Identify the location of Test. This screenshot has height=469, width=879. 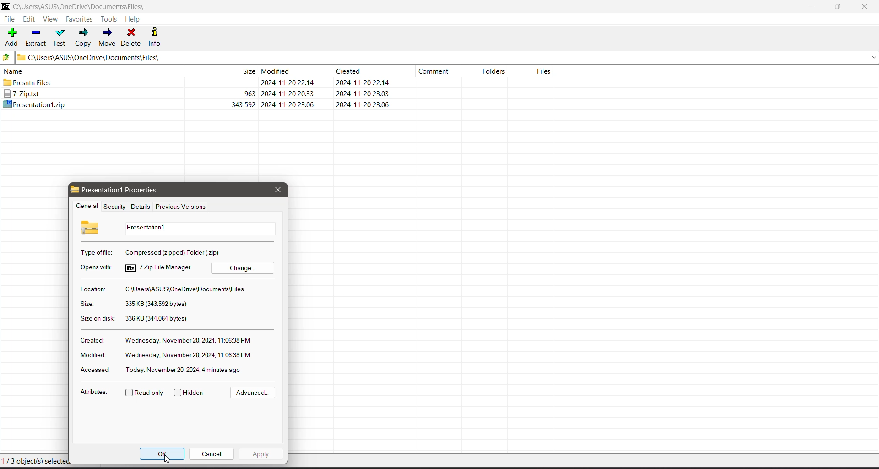
(61, 37).